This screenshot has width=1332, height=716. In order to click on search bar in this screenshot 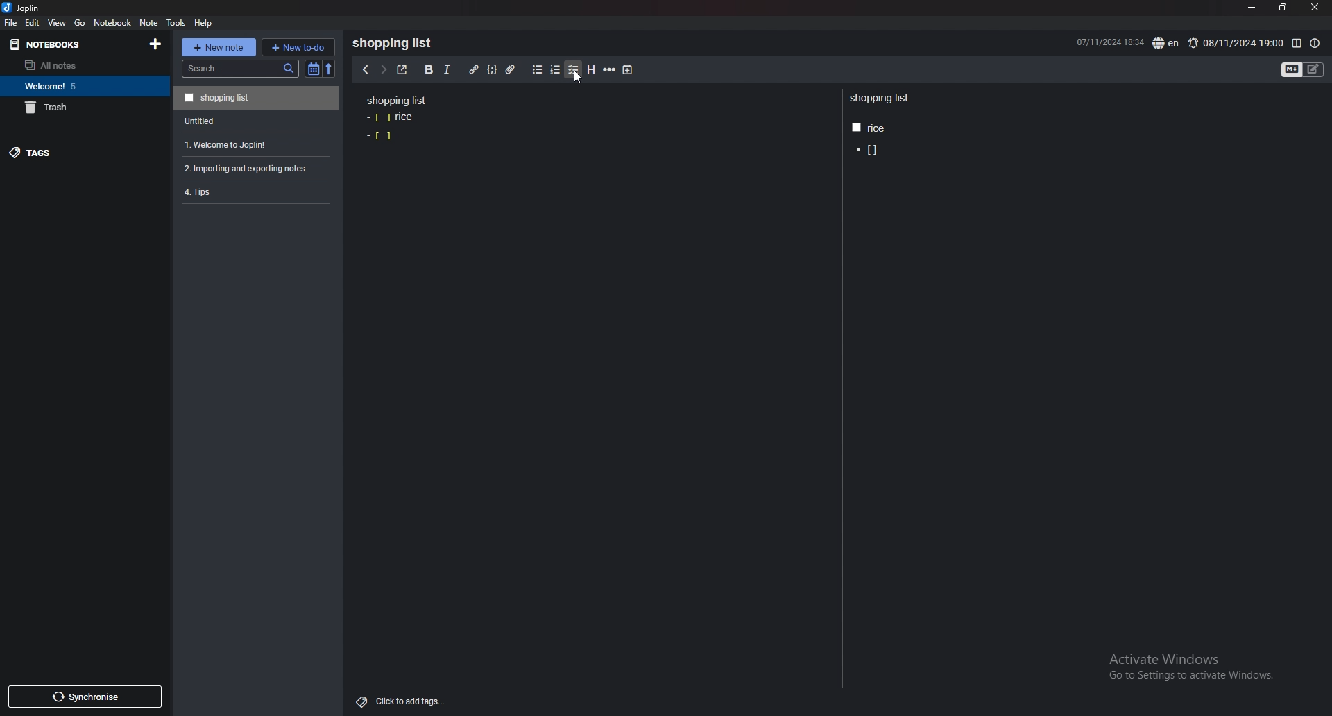, I will do `click(240, 69)`.